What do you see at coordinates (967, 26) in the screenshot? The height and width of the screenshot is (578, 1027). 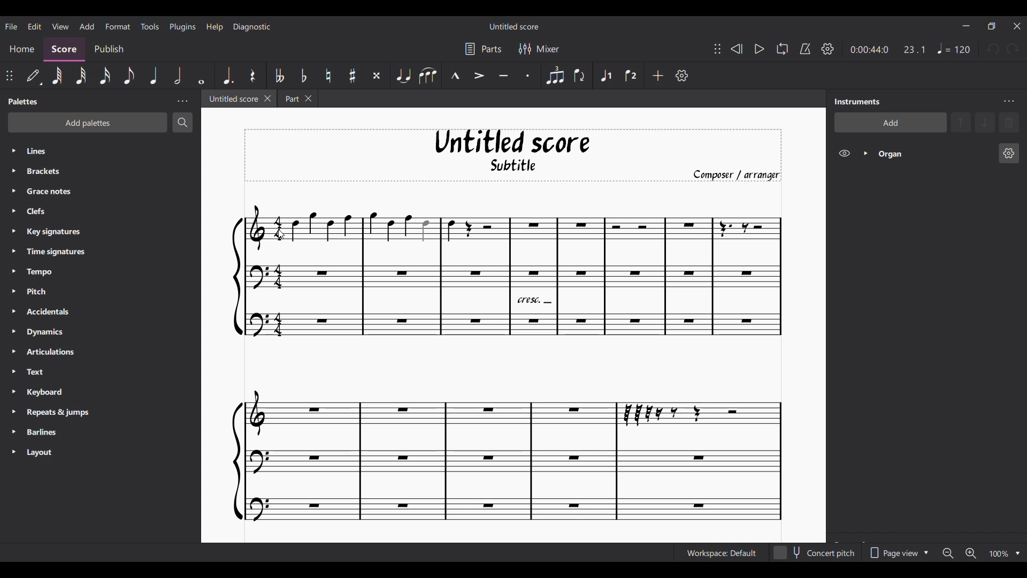 I see `Minimize` at bounding box center [967, 26].